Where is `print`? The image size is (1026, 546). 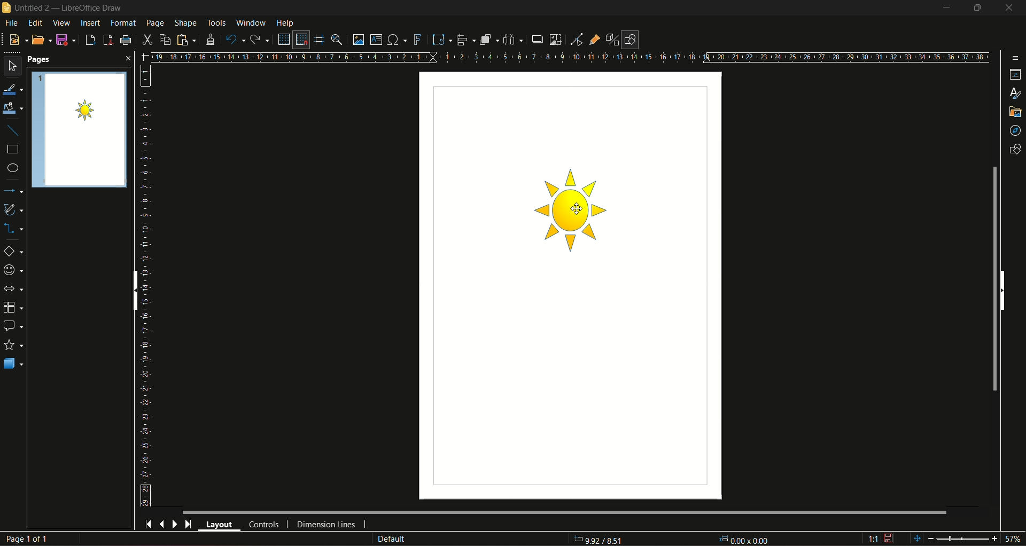
print is located at coordinates (127, 40).